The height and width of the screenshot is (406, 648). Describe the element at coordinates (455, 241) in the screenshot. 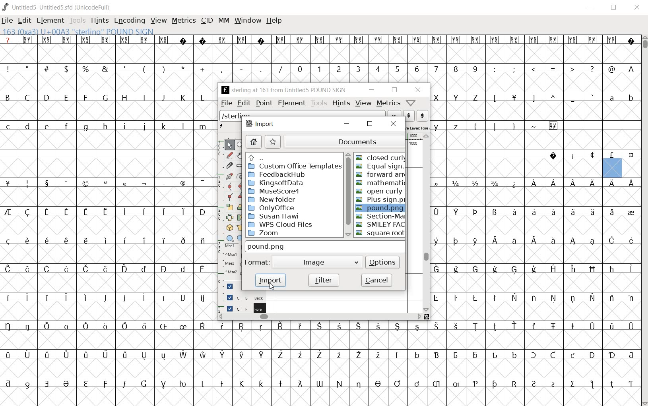

I see `Symbol` at that location.